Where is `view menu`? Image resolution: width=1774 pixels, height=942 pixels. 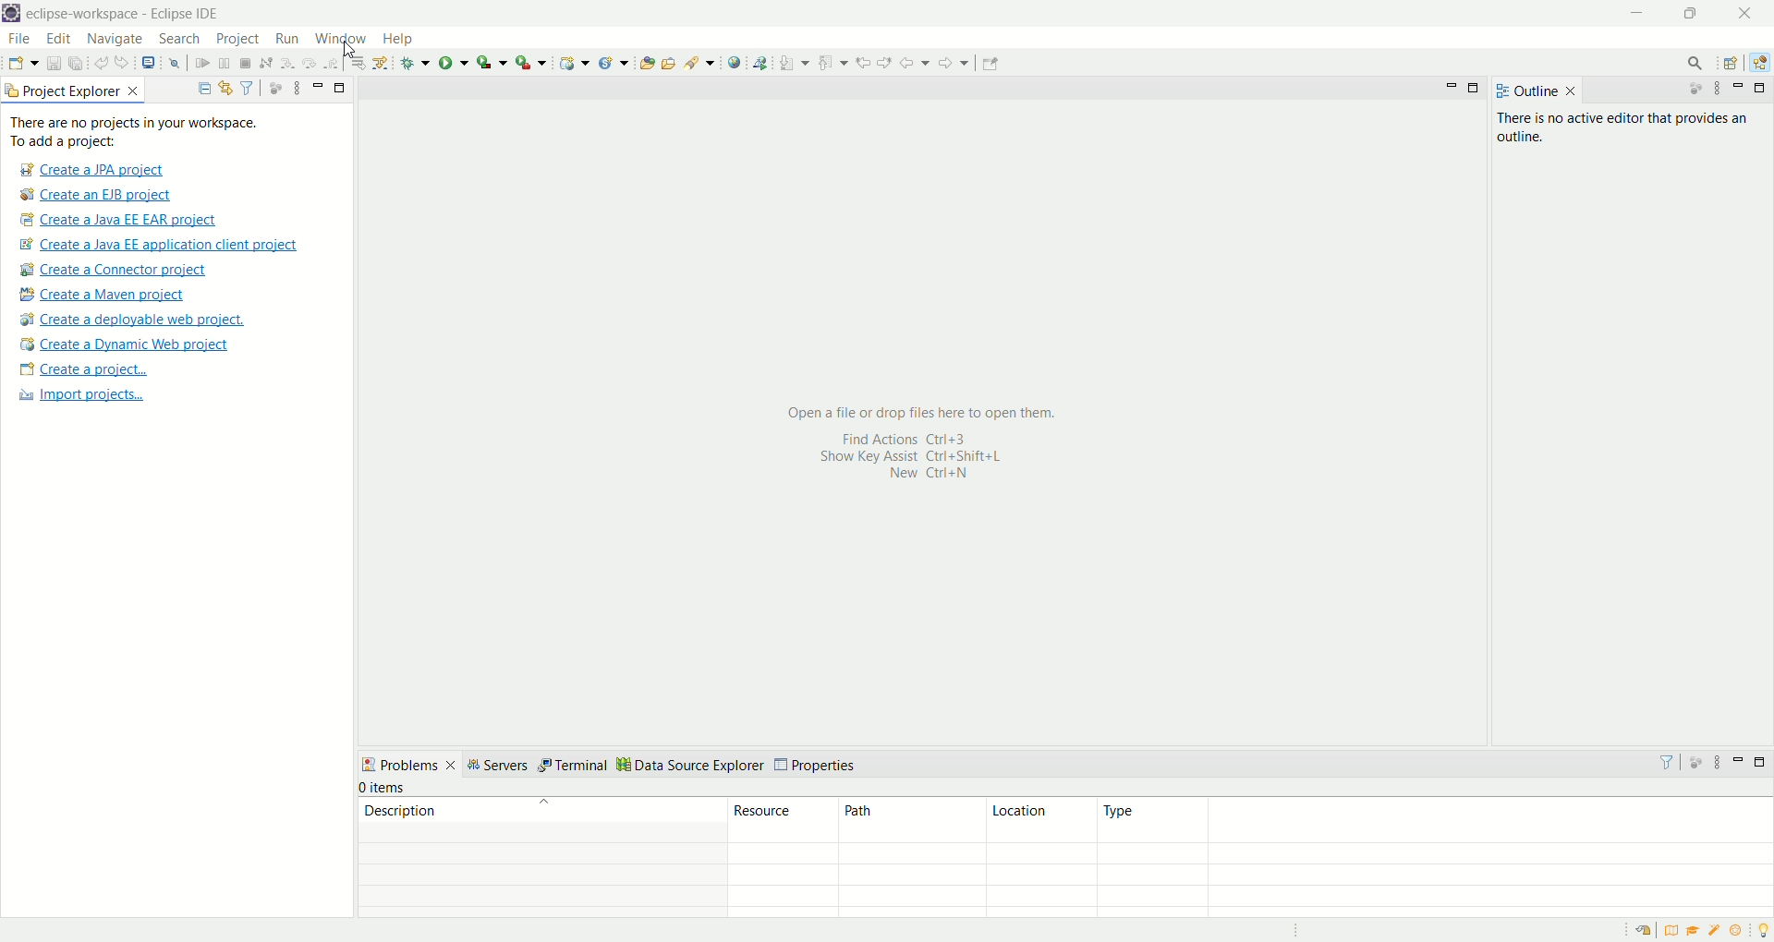
view menu is located at coordinates (1716, 767).